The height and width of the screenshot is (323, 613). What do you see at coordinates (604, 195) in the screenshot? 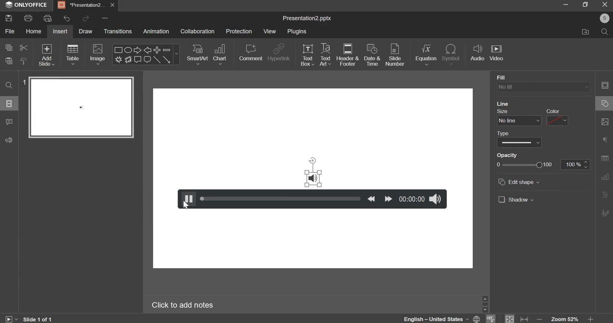
I see `text art settings` at bounding box center [604, 195].